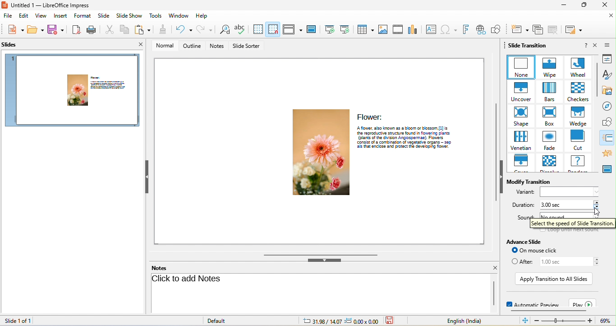  What do you see at coordinates (548, 92) in the screenshot?
I see `bars` at bounding box center [548, 92].